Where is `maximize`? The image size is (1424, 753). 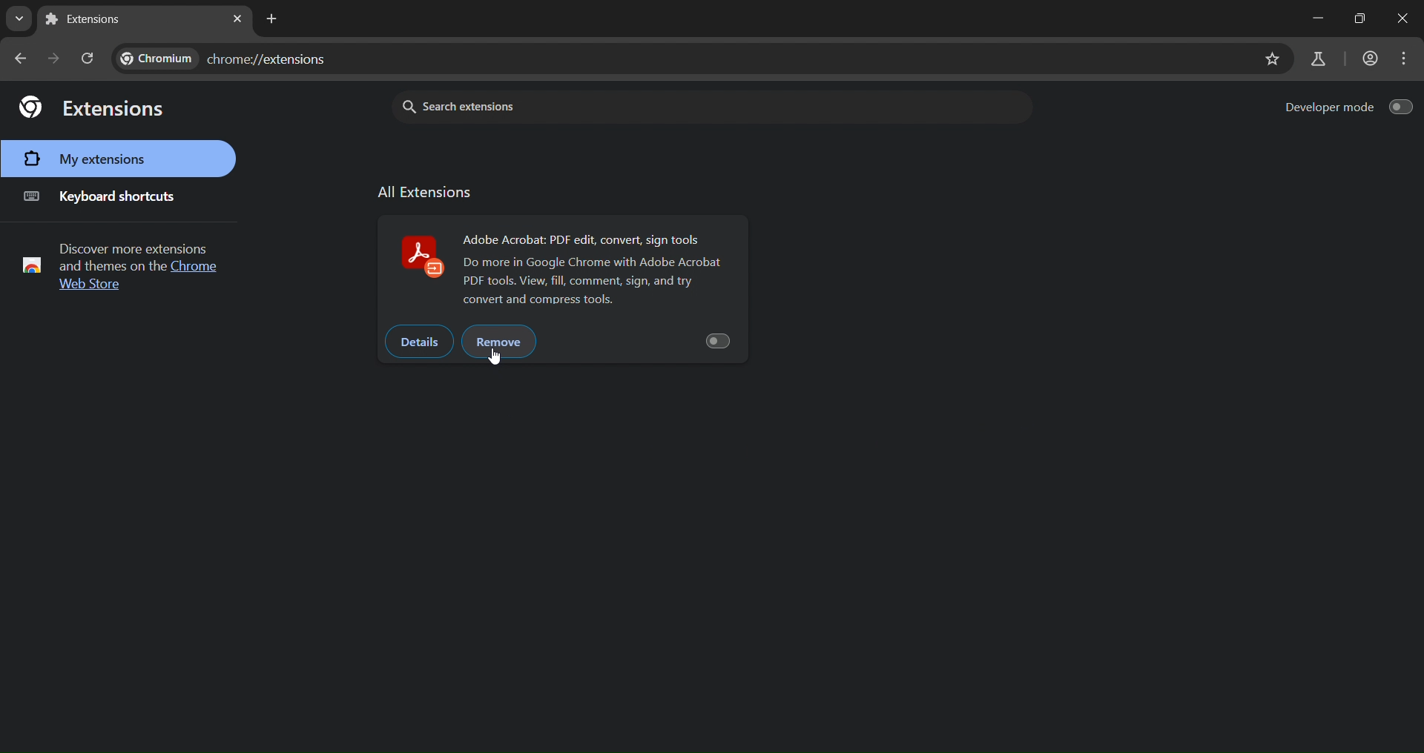
maximize is located at coordinates (1359, 17).